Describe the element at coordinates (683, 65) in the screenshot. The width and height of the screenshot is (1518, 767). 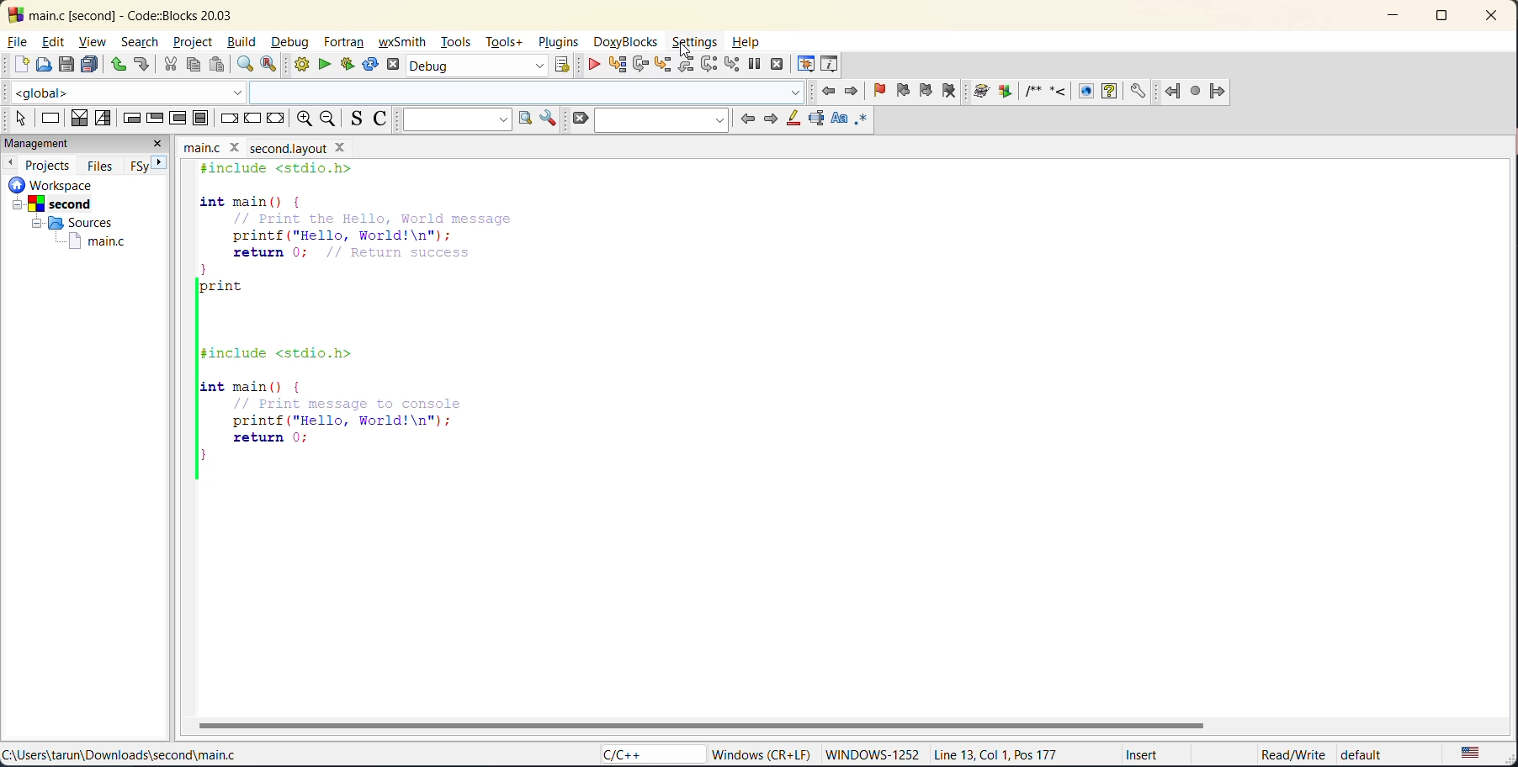
I see `step out` at that location.